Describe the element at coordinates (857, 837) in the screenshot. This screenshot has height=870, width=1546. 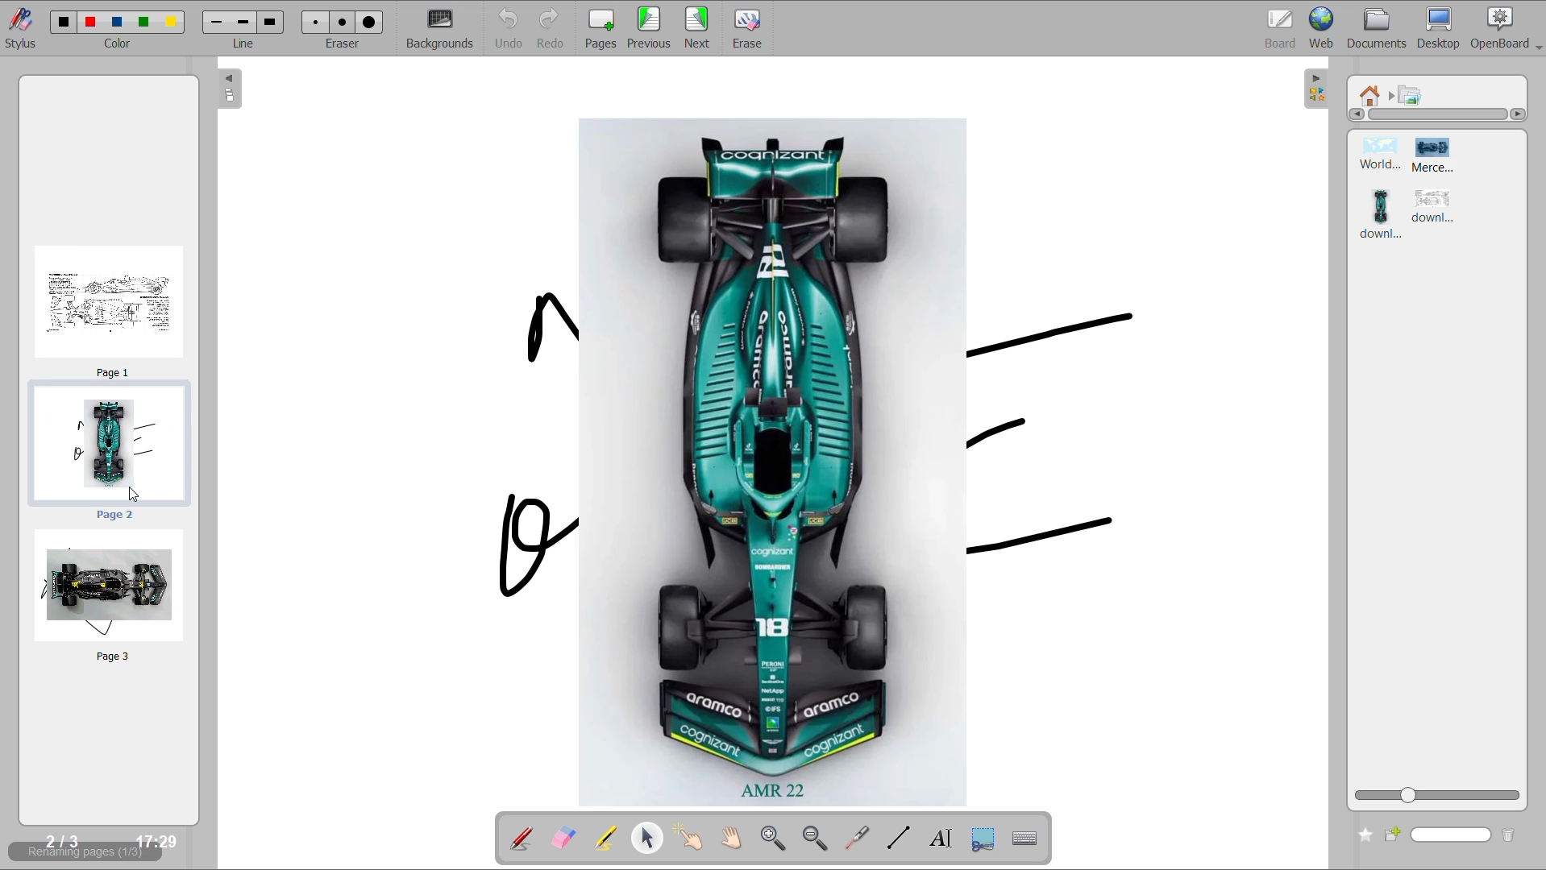
I see `virtual laser pointer` at that location.